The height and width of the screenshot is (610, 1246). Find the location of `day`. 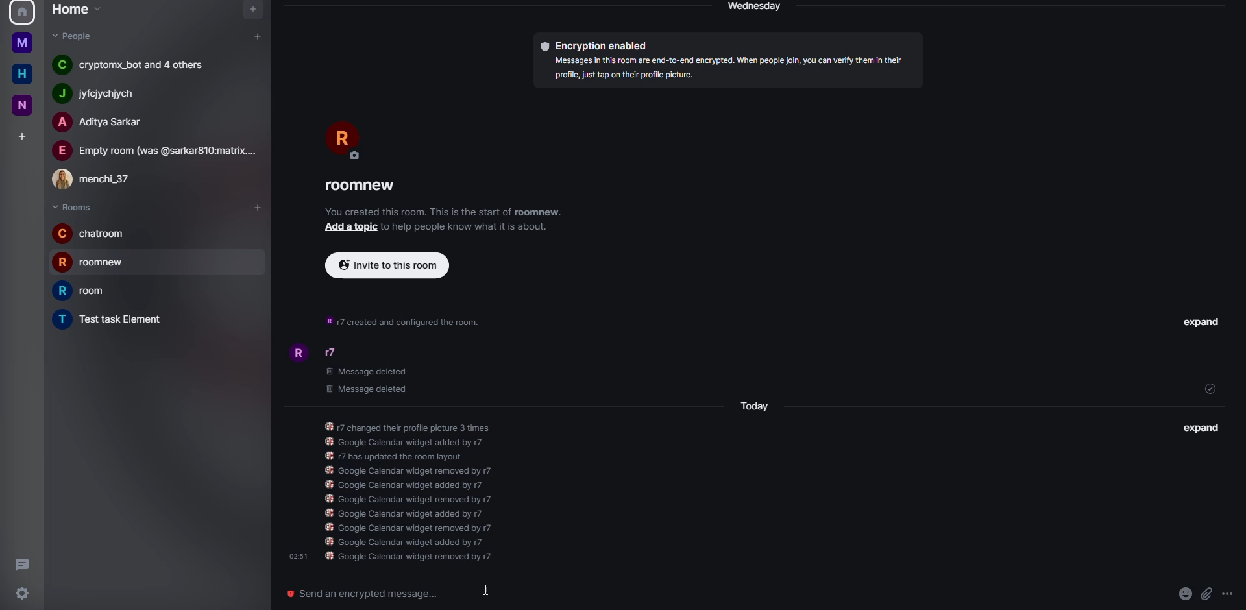

day is located at coordinates (757, 406).